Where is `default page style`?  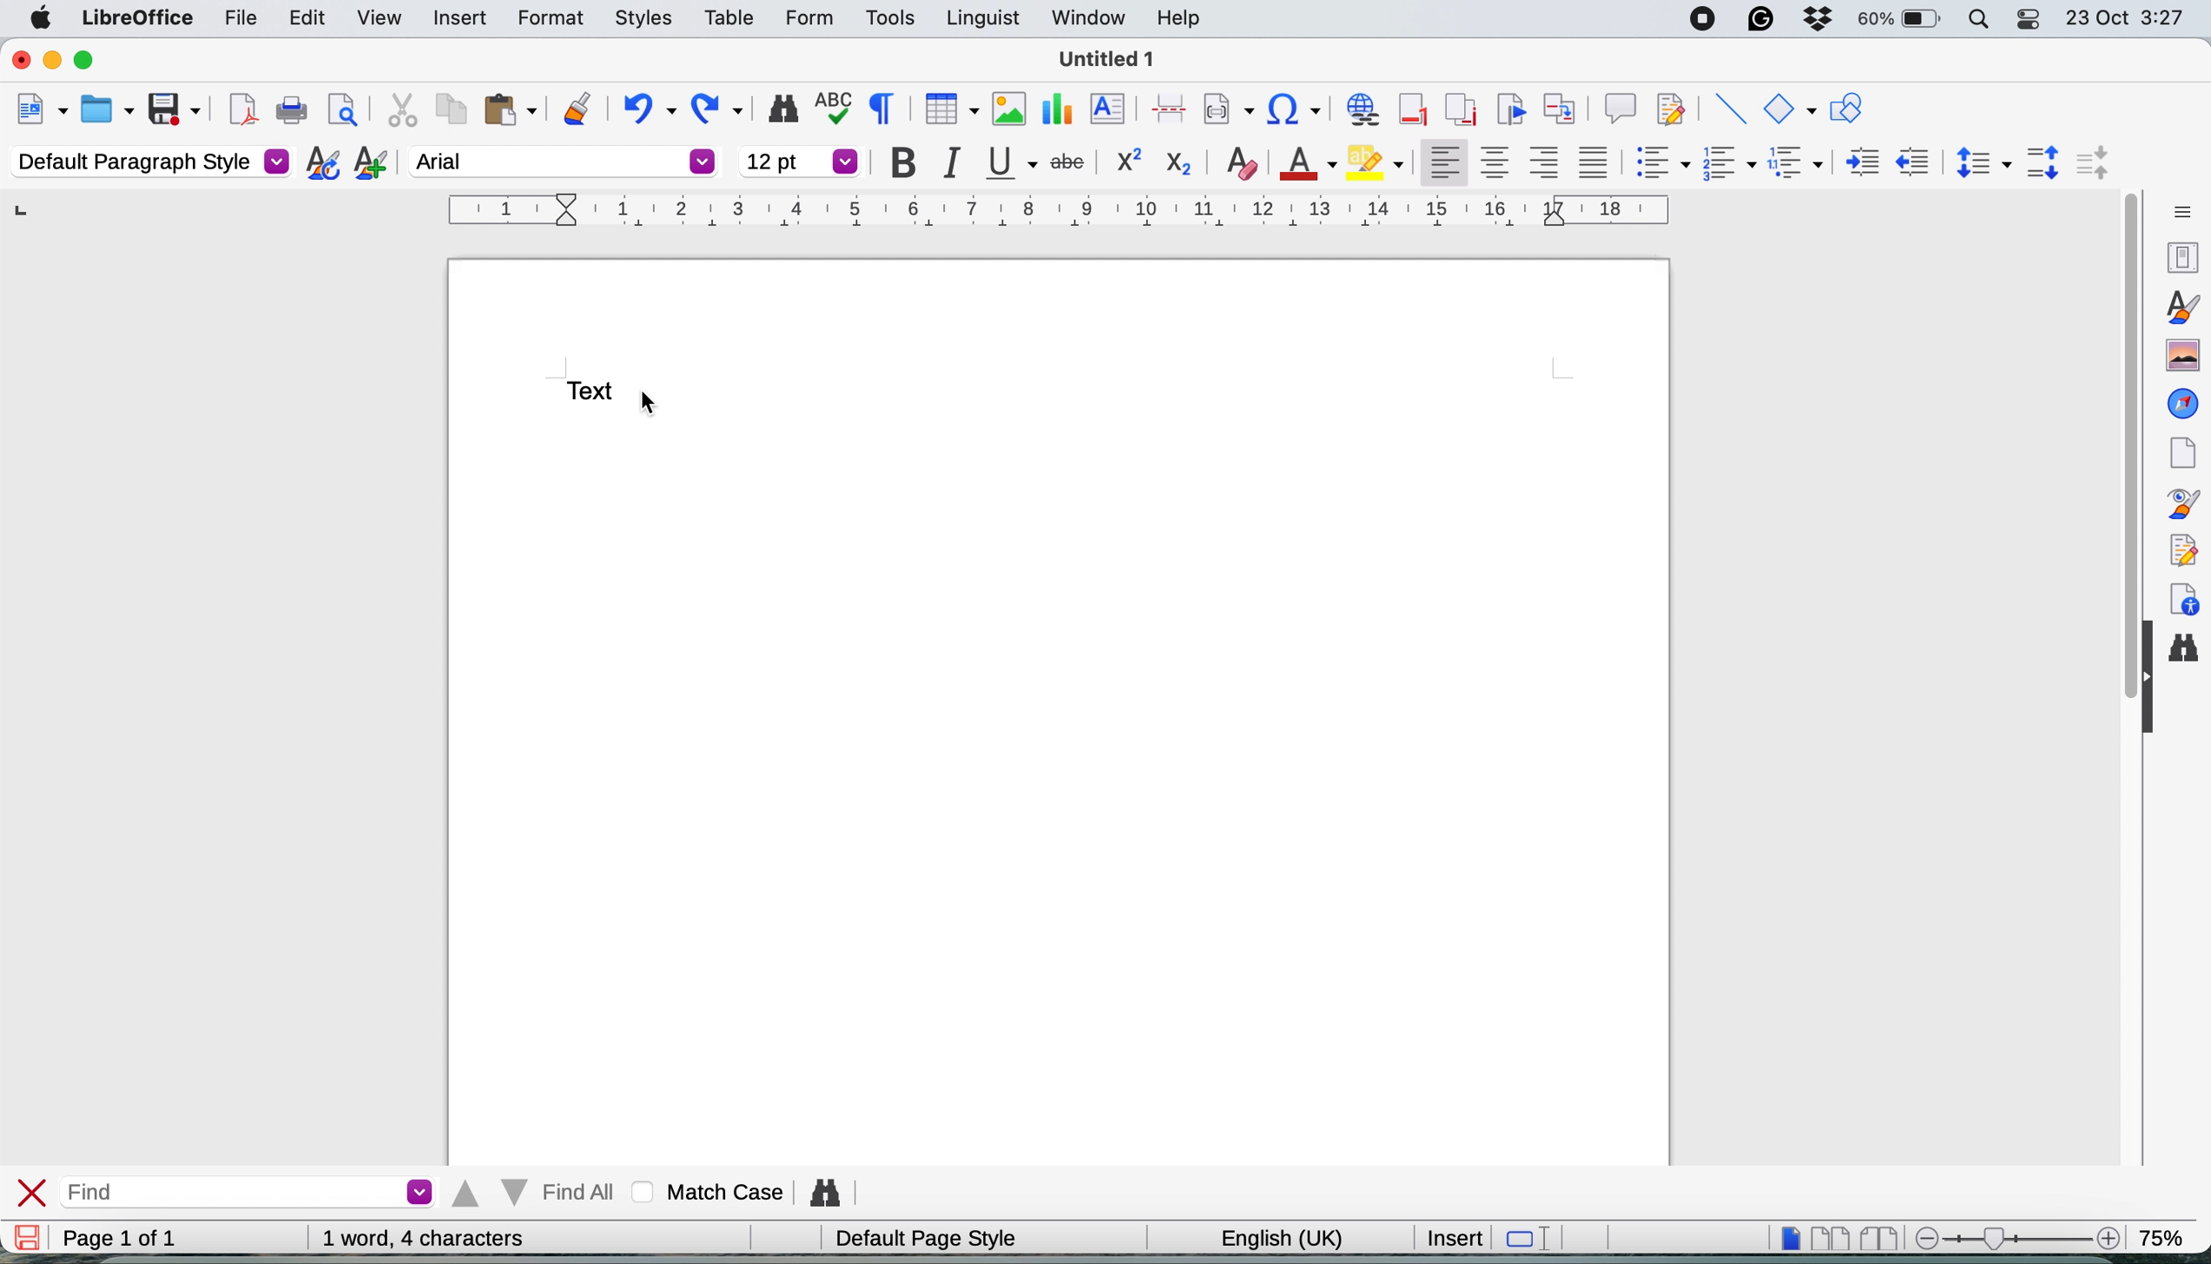
default page style is located at coordinates (921, 1238).